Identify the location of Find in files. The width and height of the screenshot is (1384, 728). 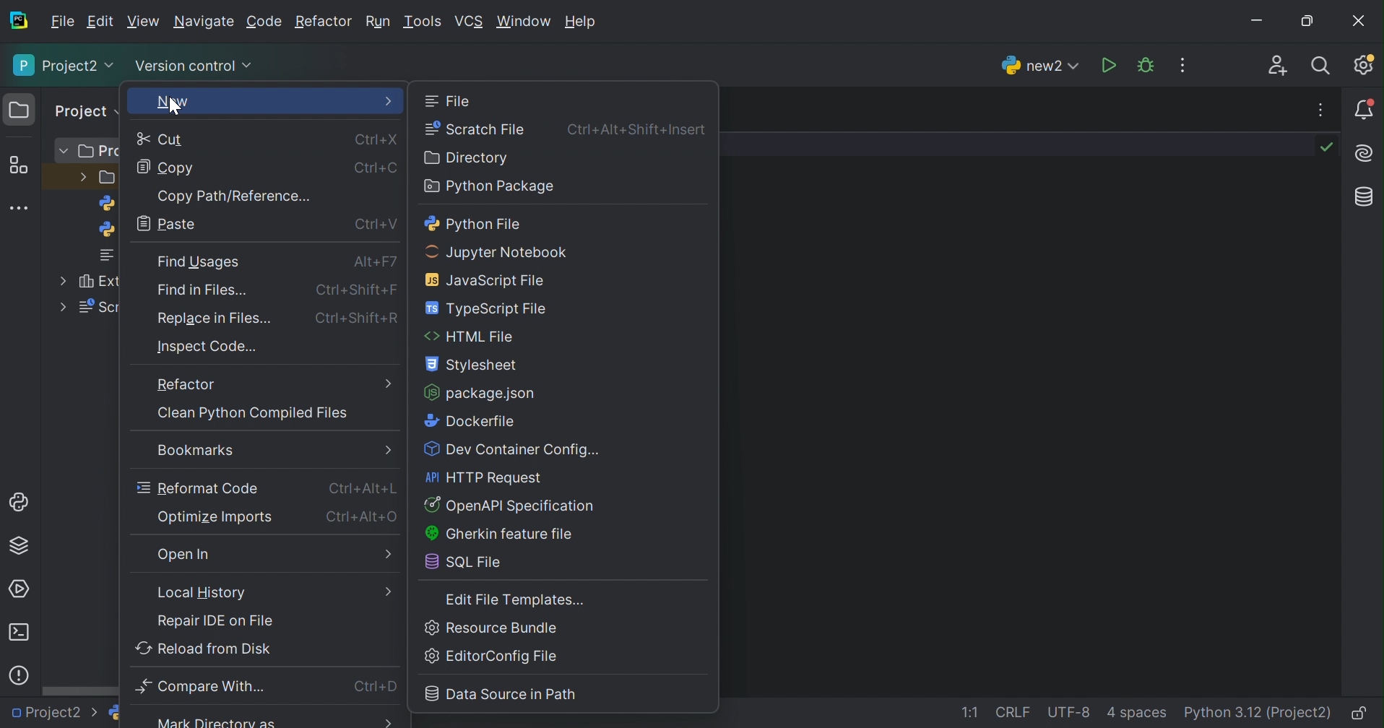
(205, 291).